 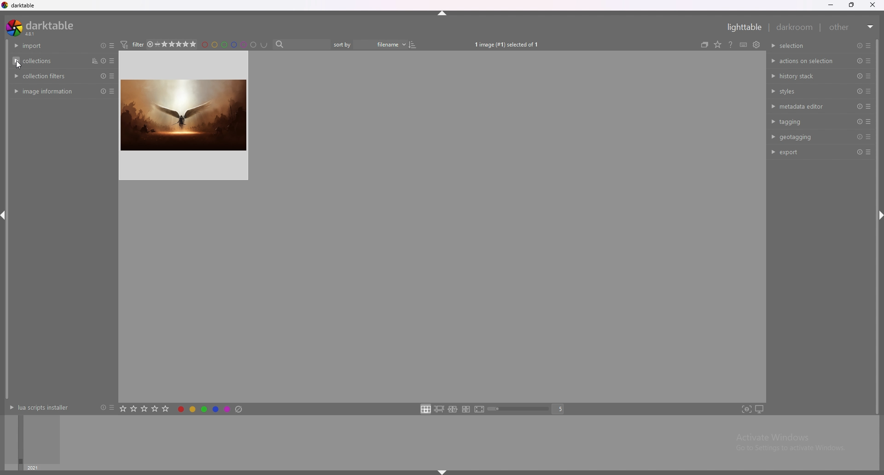 What do you see at coordinates (805, 137) in the screenshot?
I see `geotagging` at bounding box center [805, 137].